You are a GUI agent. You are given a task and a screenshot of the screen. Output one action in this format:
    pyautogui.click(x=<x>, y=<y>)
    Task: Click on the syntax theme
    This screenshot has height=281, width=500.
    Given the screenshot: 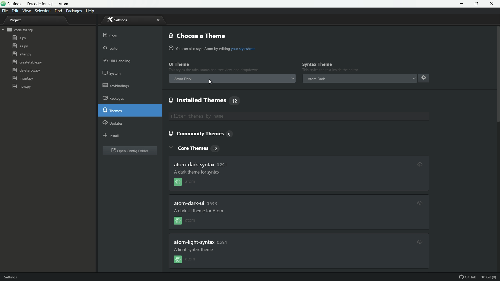 What is the action you would take?
    pyautogui.click(x=317, y=64)
    